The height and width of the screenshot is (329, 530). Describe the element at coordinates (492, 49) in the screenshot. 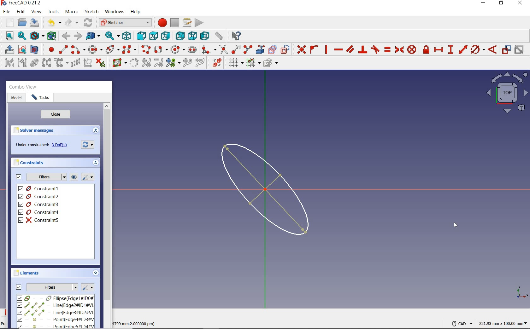

I see `constrain angle` at that location.